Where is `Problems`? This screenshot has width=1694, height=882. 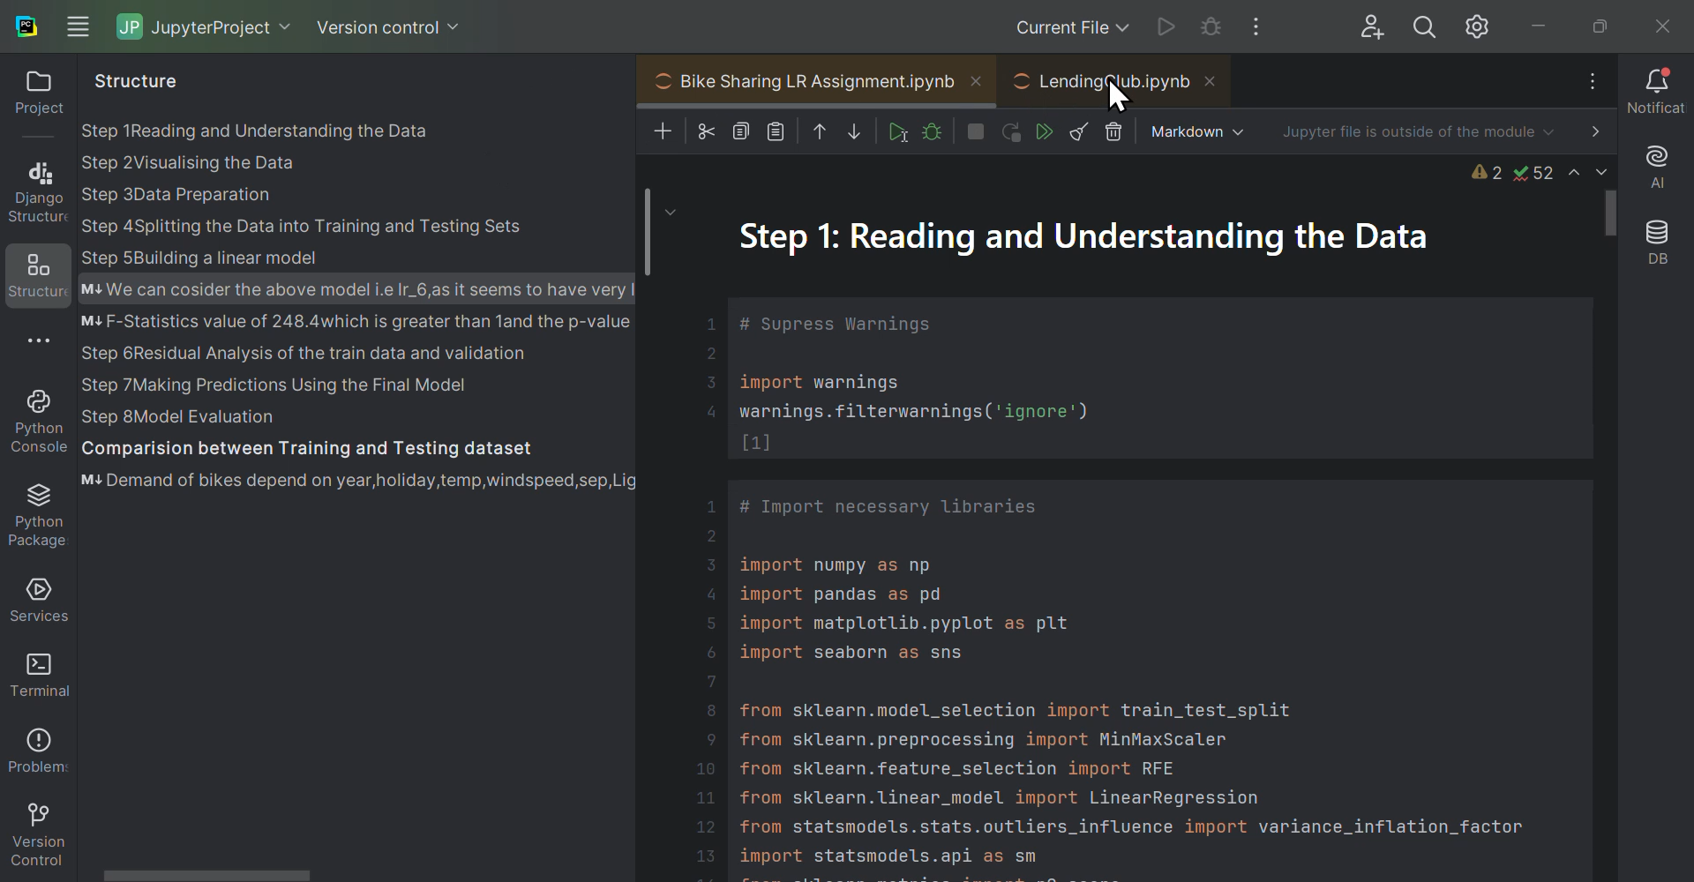
Problems is located at coordinates (1534, 177).